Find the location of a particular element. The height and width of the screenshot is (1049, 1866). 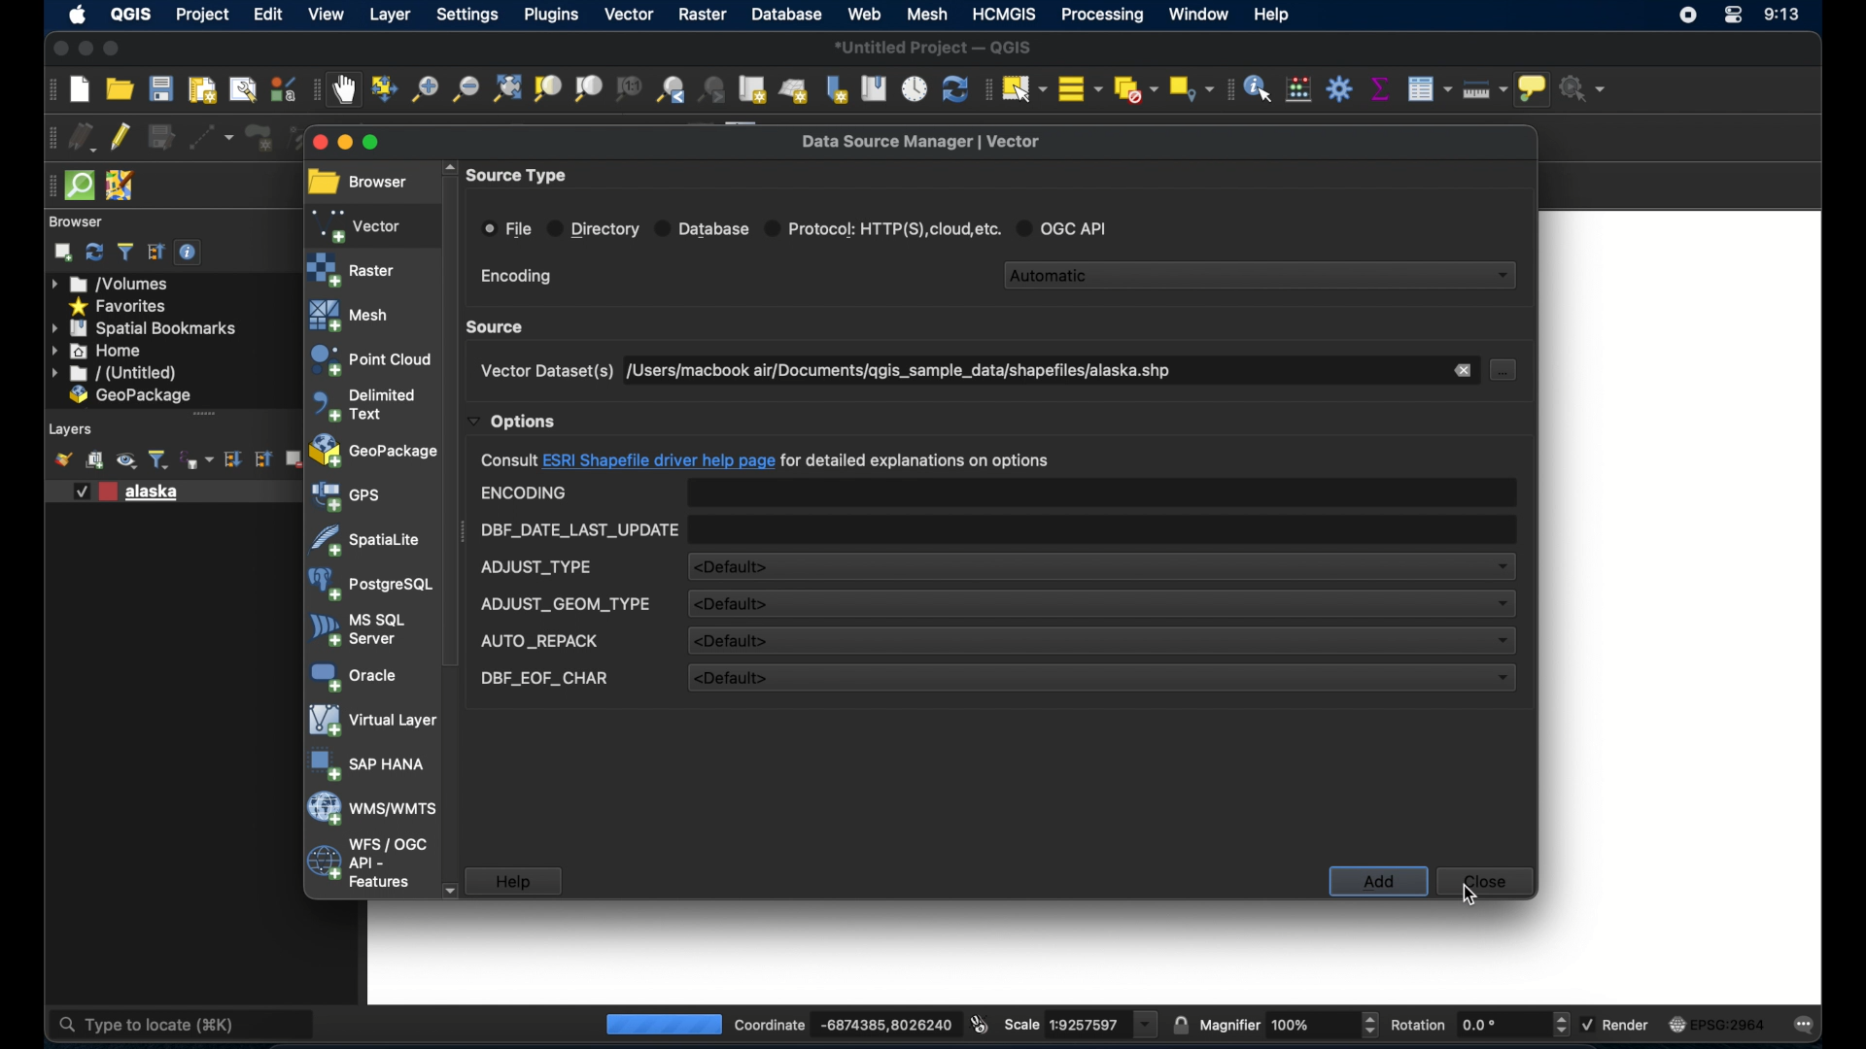

collapse all is located at coordinates (156, 253).